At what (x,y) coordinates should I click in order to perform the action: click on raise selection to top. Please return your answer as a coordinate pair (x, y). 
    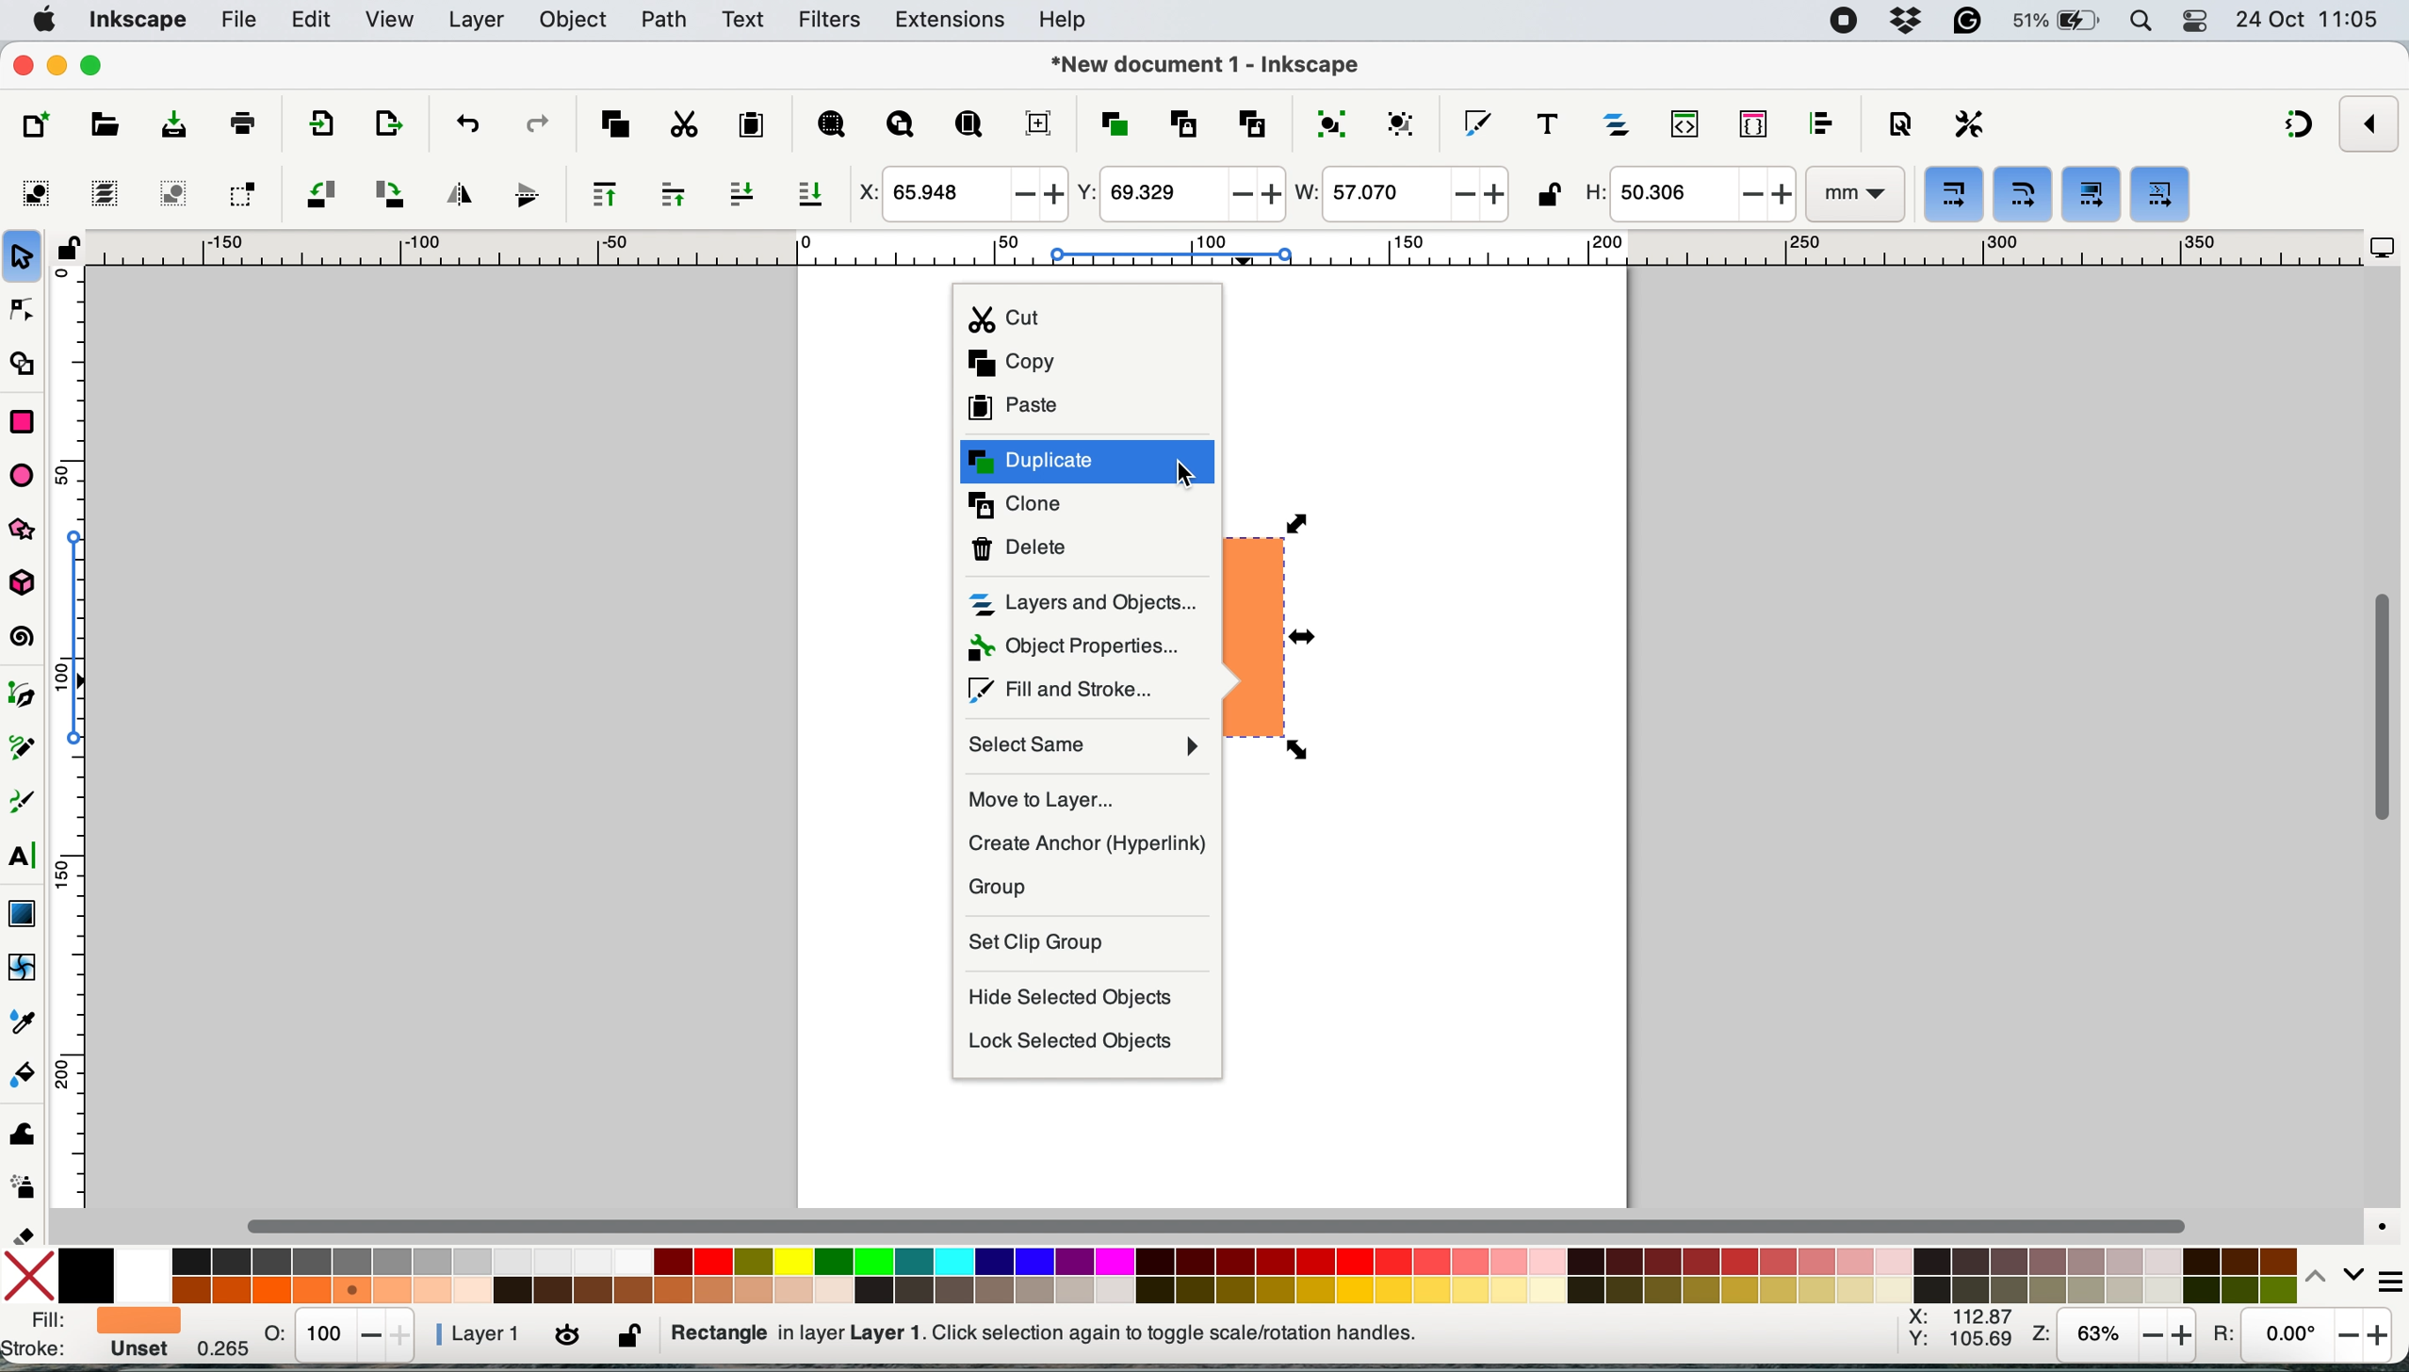
    Looking at the image, I should click on (596, 193).